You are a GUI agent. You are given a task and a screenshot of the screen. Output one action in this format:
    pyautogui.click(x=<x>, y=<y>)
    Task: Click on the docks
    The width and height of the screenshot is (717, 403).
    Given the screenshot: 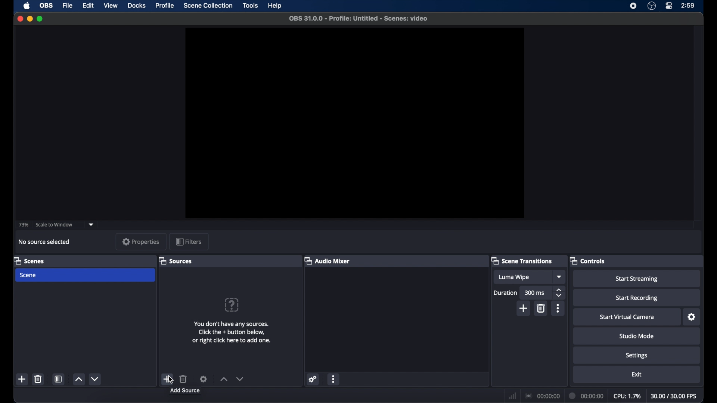 What is the action you would take?
    pyautogui.click(x=137, y=6)
    